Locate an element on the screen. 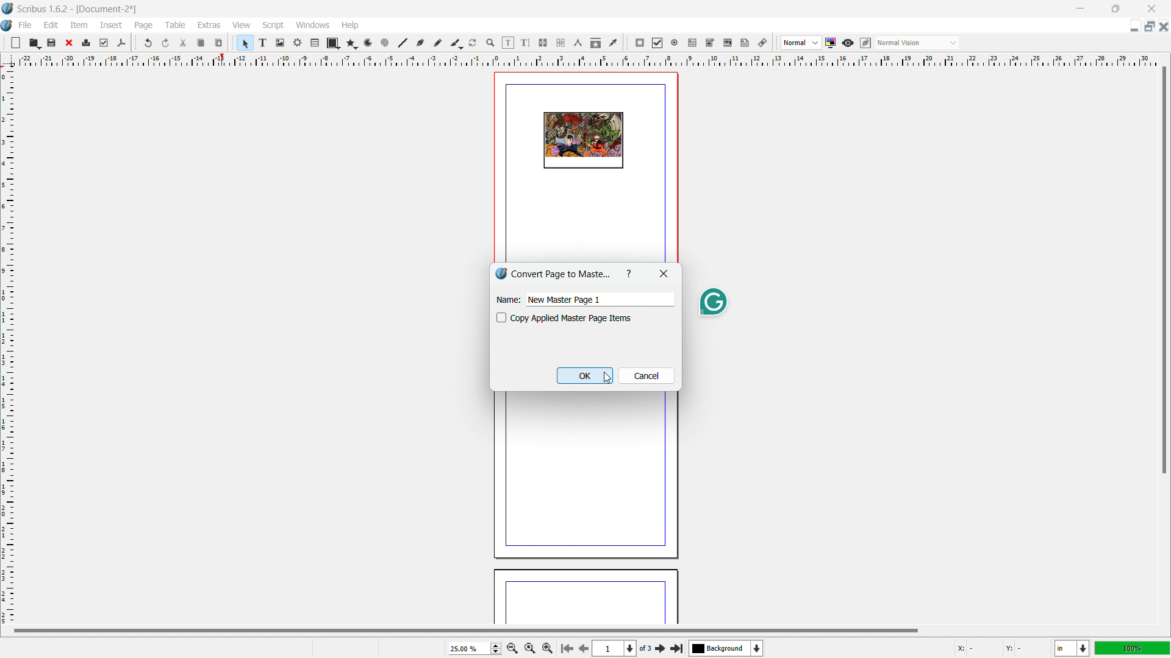  pdf combo box is located at coordinates (709, 43).